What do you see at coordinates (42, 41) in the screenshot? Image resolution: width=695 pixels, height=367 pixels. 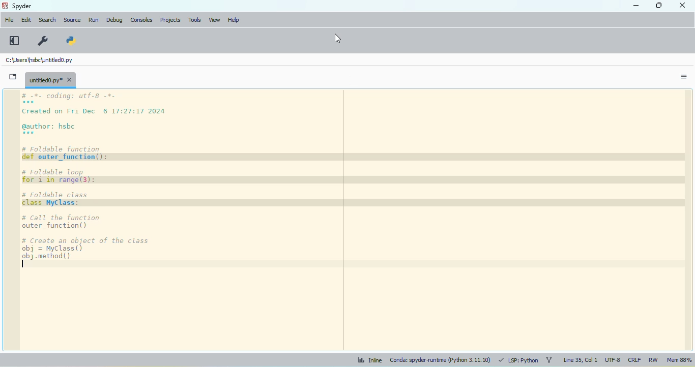 I see `preferences` at bounding box center [42, 41].